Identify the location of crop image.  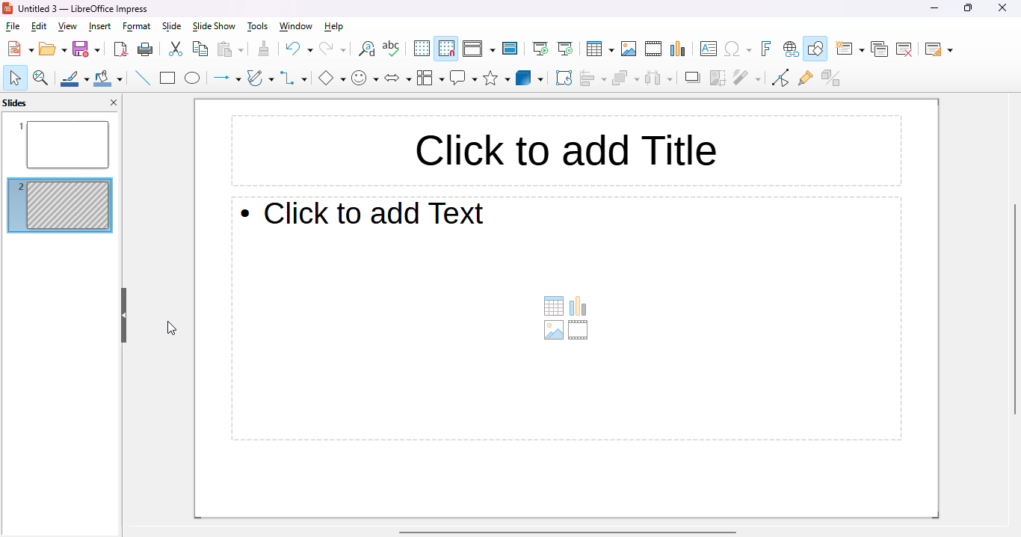
(718, 78).